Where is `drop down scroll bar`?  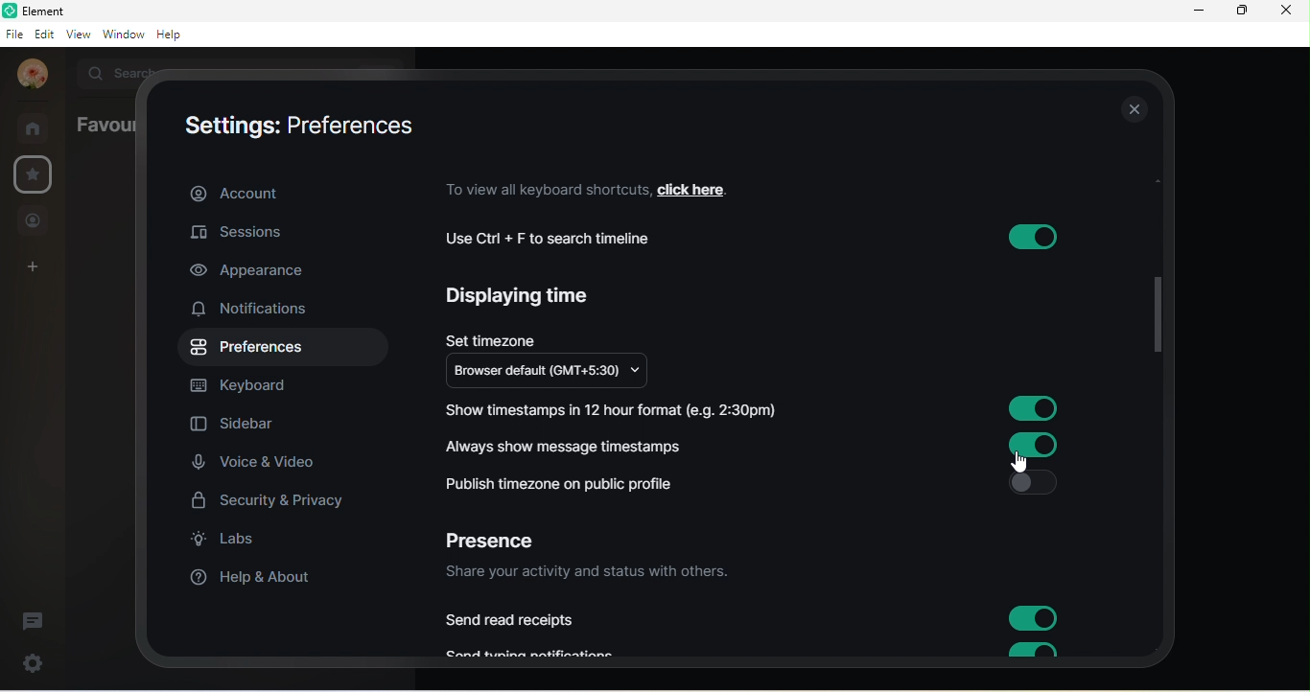 drop down scroll bar is located at coordinates (1154, 311).